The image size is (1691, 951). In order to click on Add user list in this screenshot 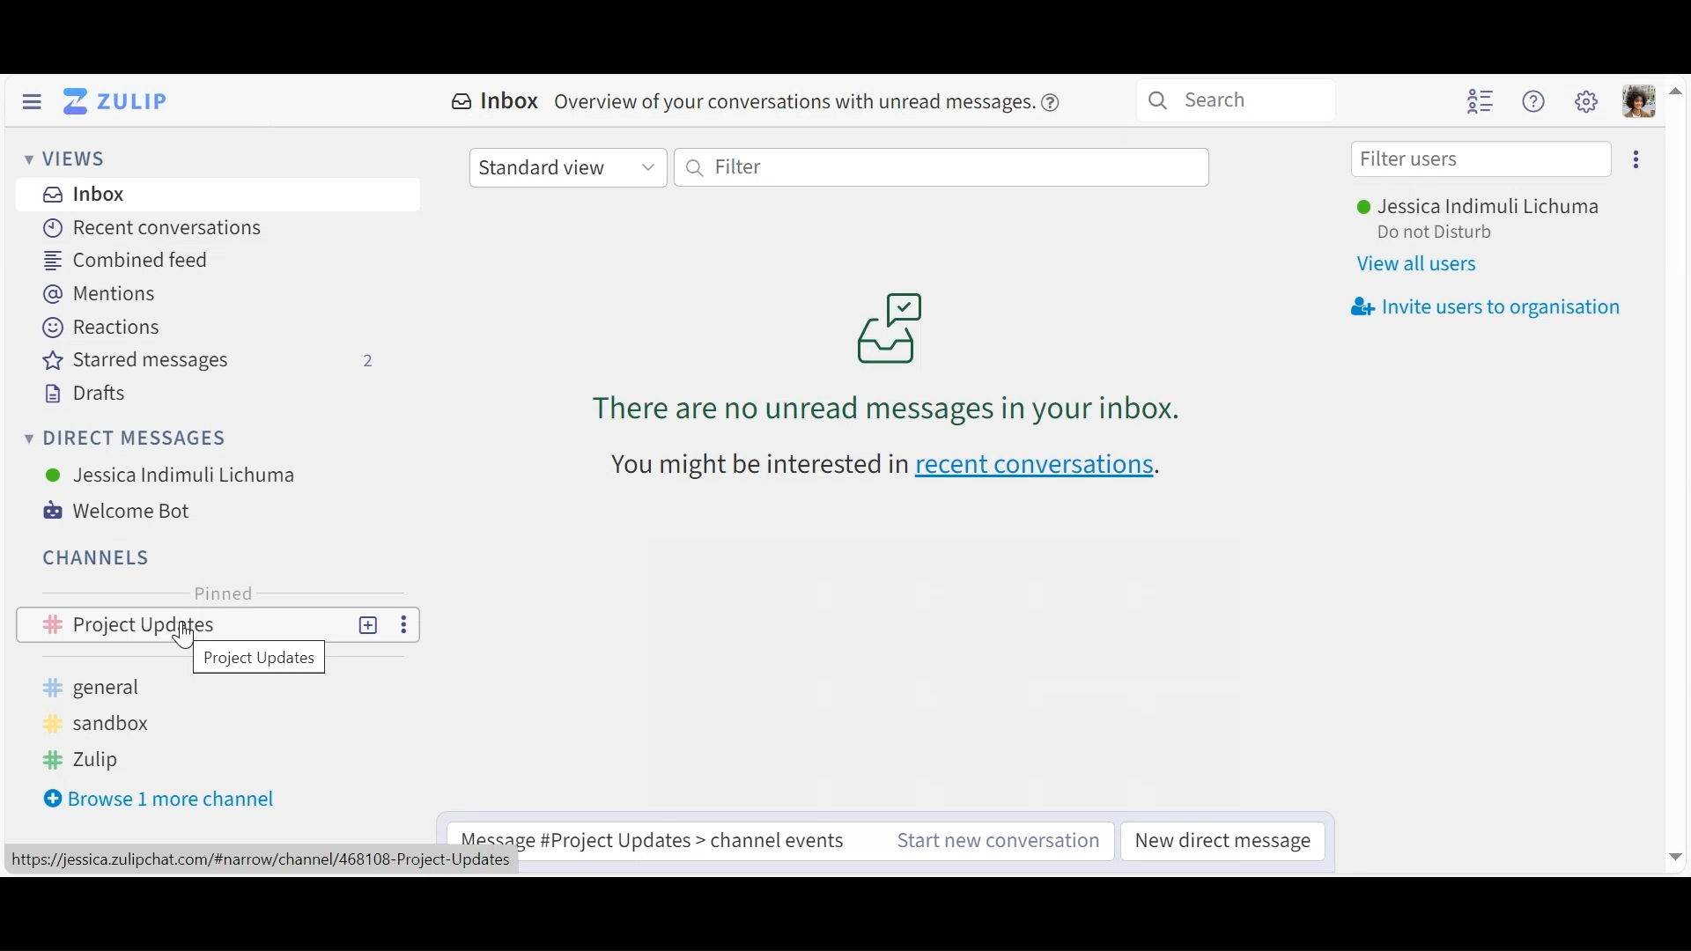, I will do `click(1481, 100)`.